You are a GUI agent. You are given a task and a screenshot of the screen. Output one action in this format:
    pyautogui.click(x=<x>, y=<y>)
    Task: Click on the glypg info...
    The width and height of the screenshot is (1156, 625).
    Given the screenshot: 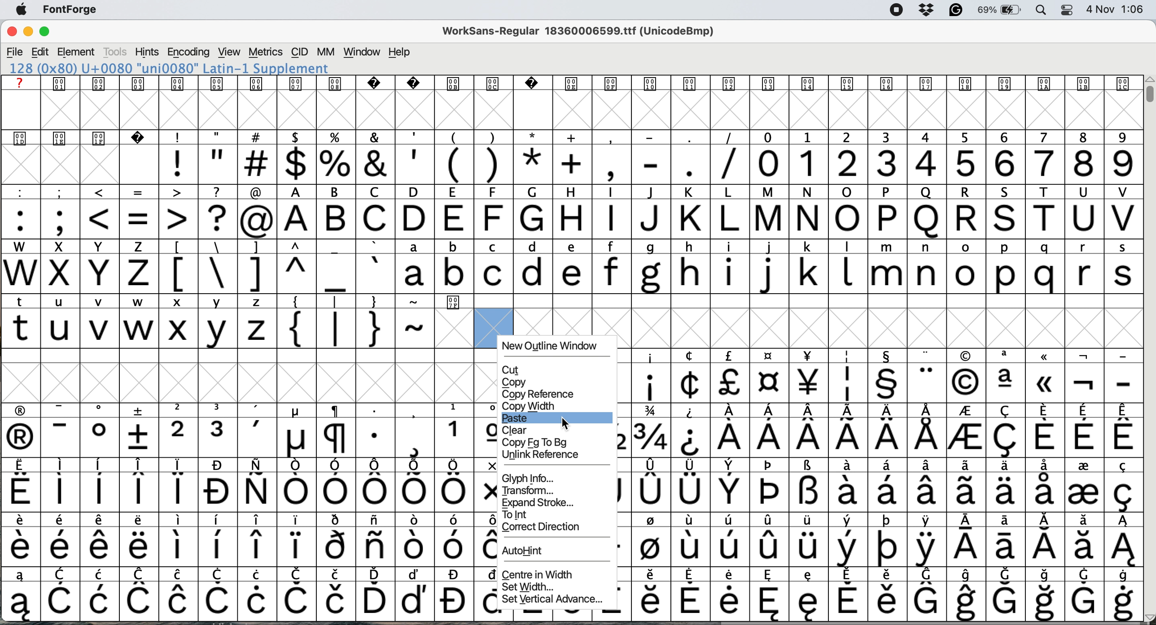 What is the action you would take?
    pyautogui.click(x=530, y=478)
    